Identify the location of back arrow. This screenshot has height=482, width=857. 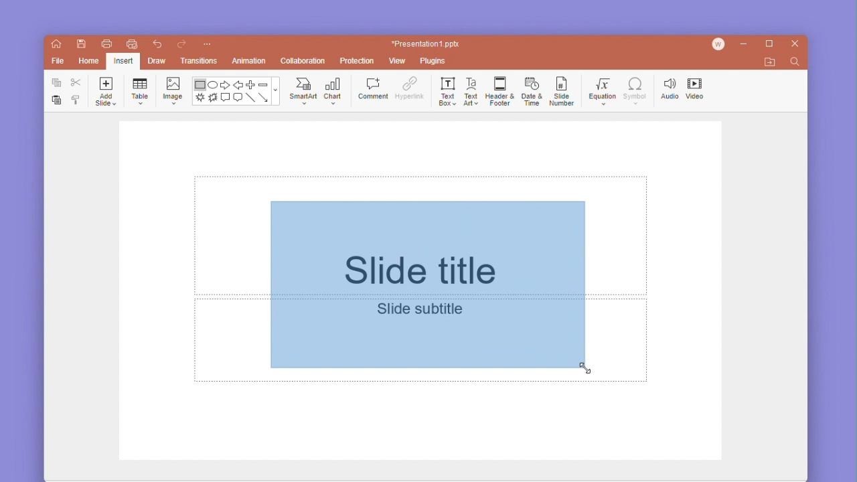
(237, 84).